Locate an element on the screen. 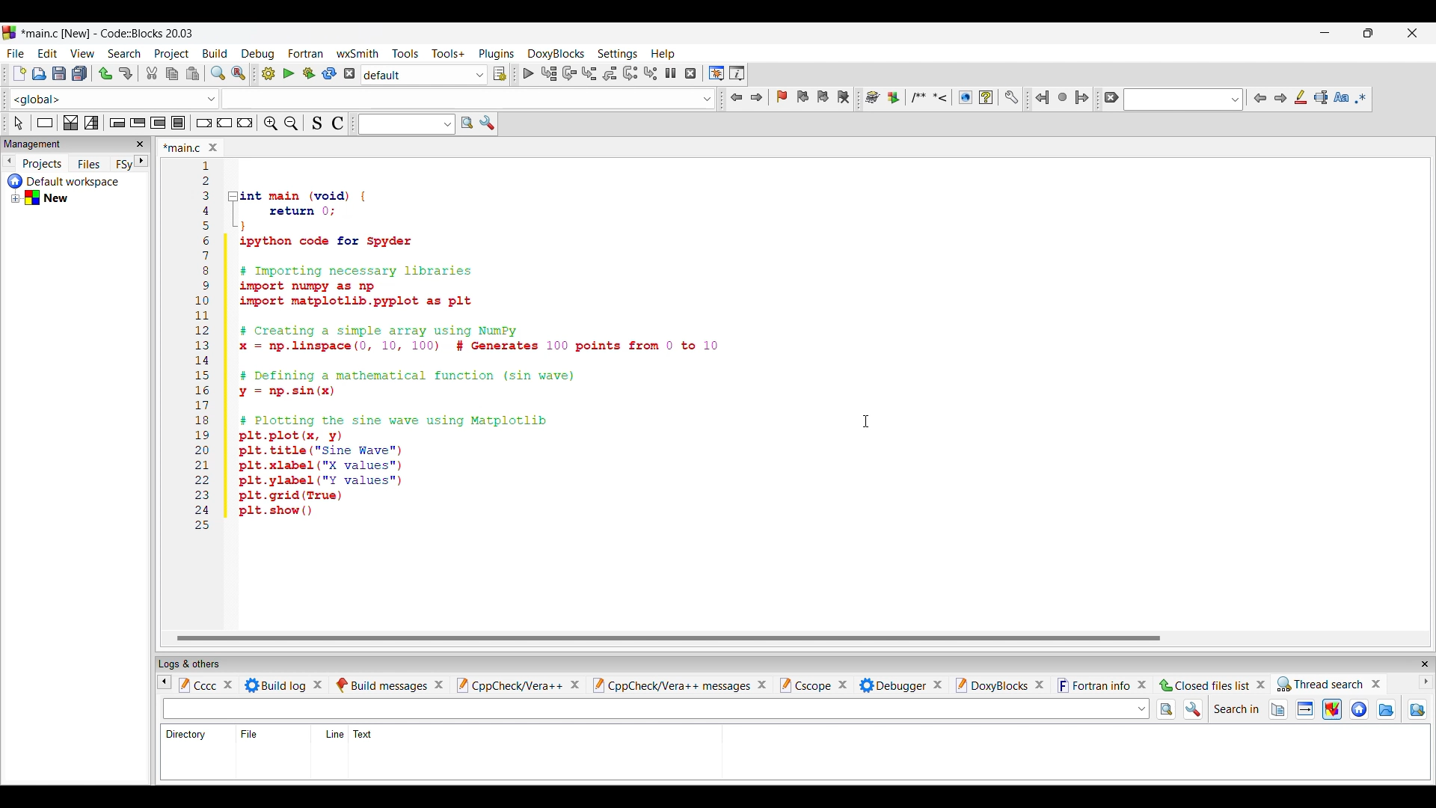  Run to cursor is located at coordinates (548, 73).